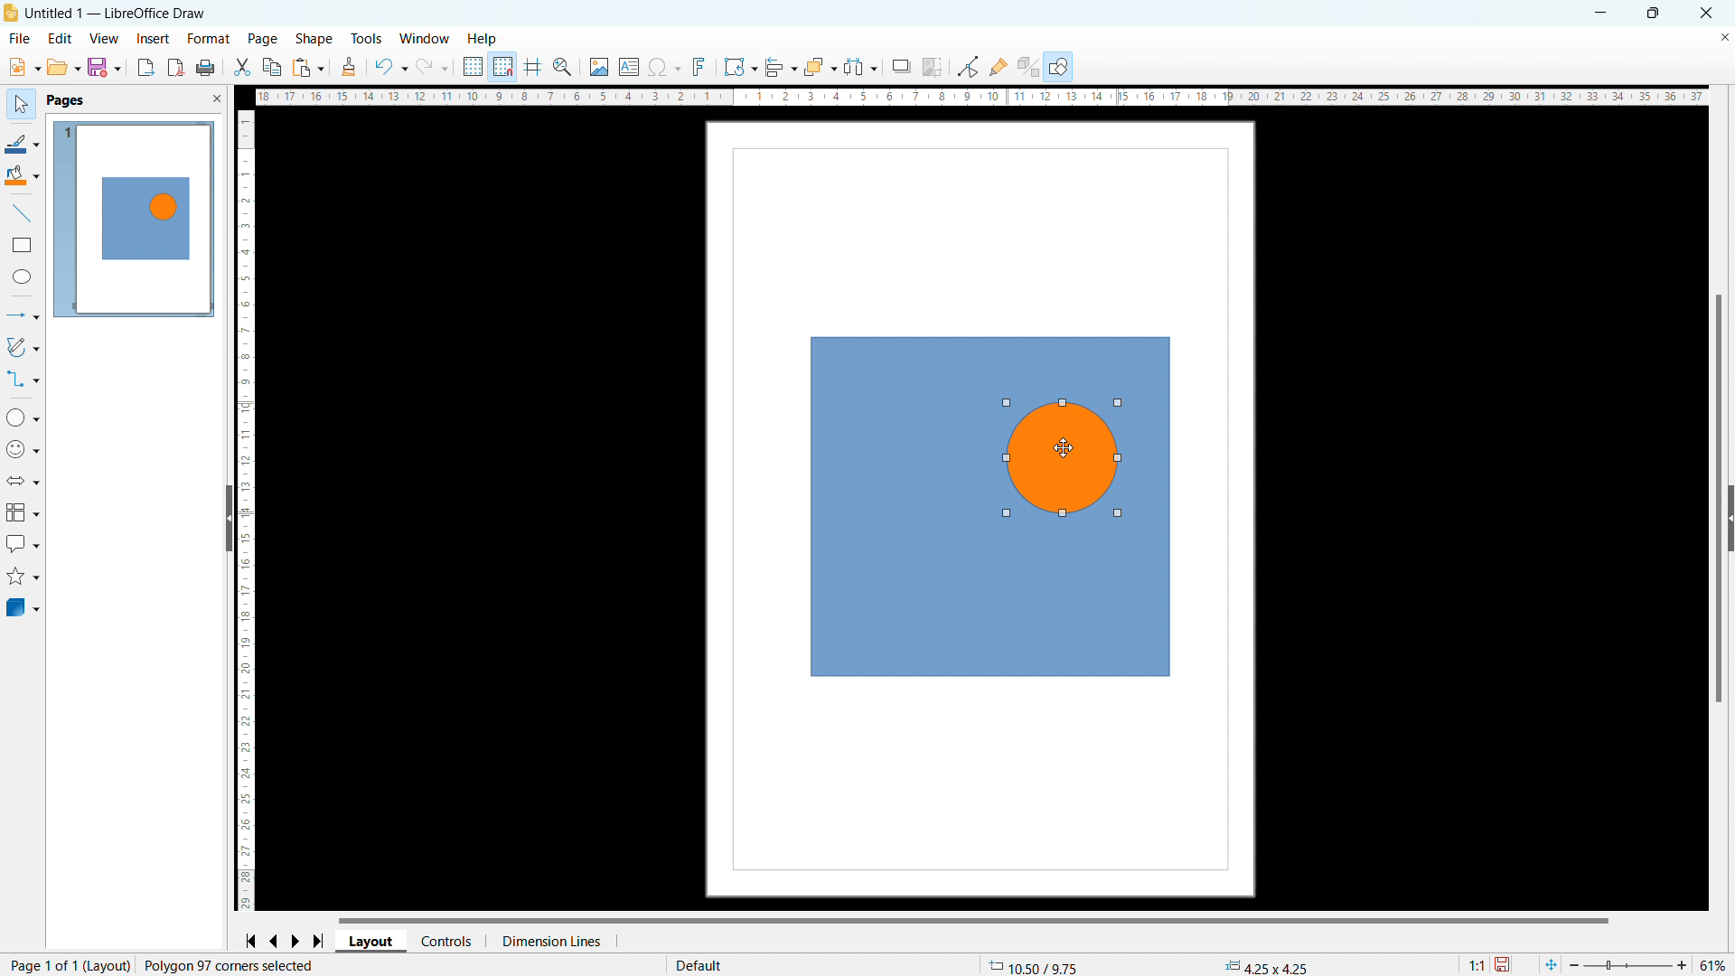  I want to click on block arrows, so click(23, 482).